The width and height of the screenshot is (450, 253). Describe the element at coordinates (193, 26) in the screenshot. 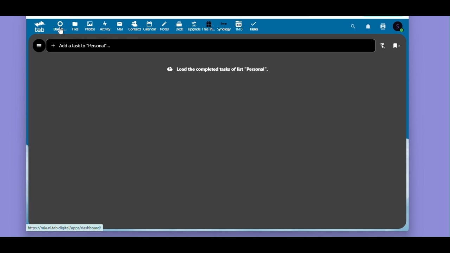

I see `Upgrade` at that location.